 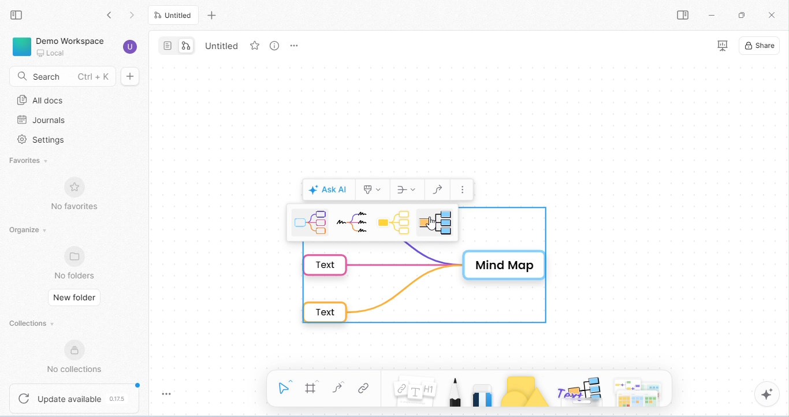 I want to click on AI, so click(x=767, y=394).